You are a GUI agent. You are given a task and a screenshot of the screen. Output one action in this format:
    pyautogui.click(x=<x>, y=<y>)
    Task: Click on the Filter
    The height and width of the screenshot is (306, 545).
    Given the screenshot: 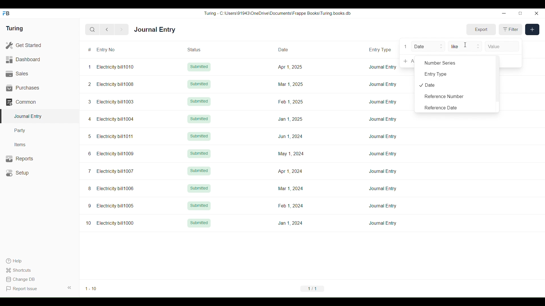 What is the action you would take?
    pyautogui.click(x=511, y=29)
    